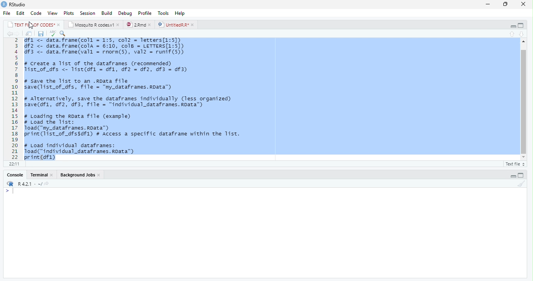 The height and width of the screenshot is (281, 533). Describe the element at coordinates (14, 5) in the screenshot. I see `RStudio` at that location.